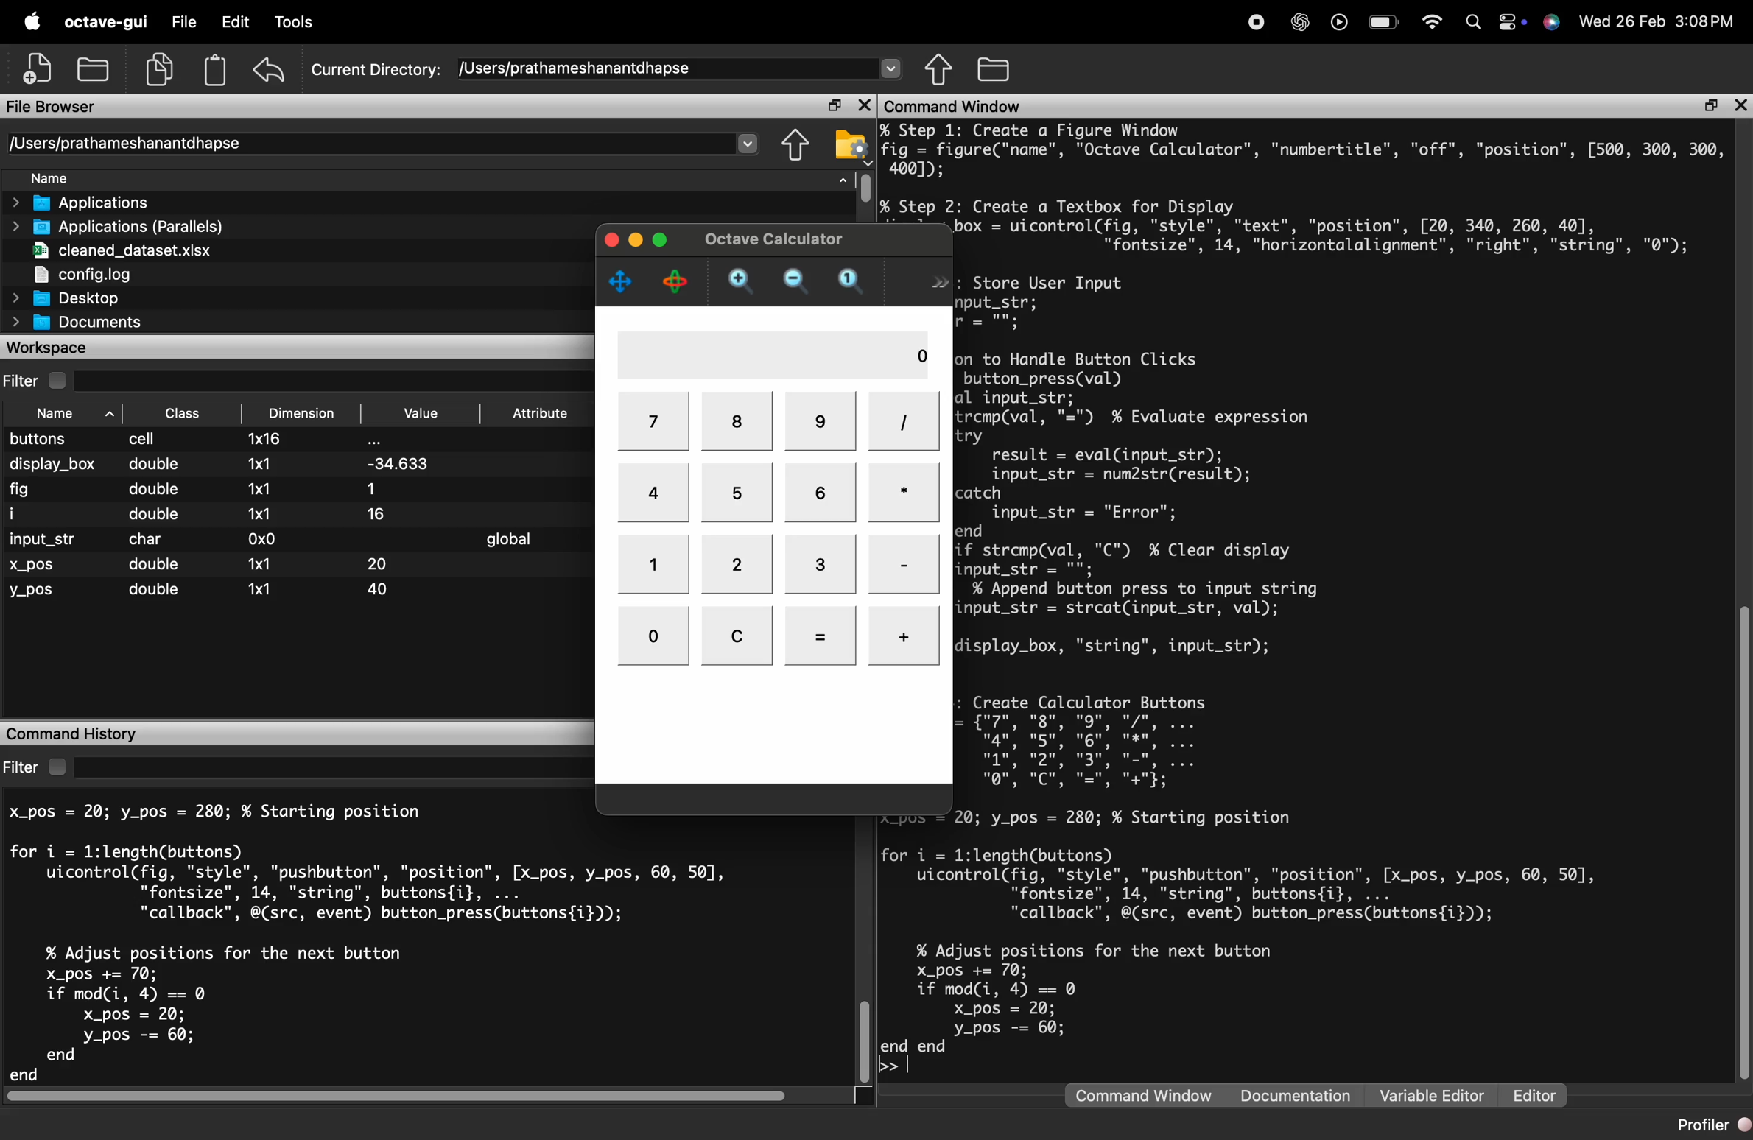 The width and height of the screenshot is (1753, 1140). Describe the element at coordinates (822, 422) in the screenshot. I see `9` at that location.